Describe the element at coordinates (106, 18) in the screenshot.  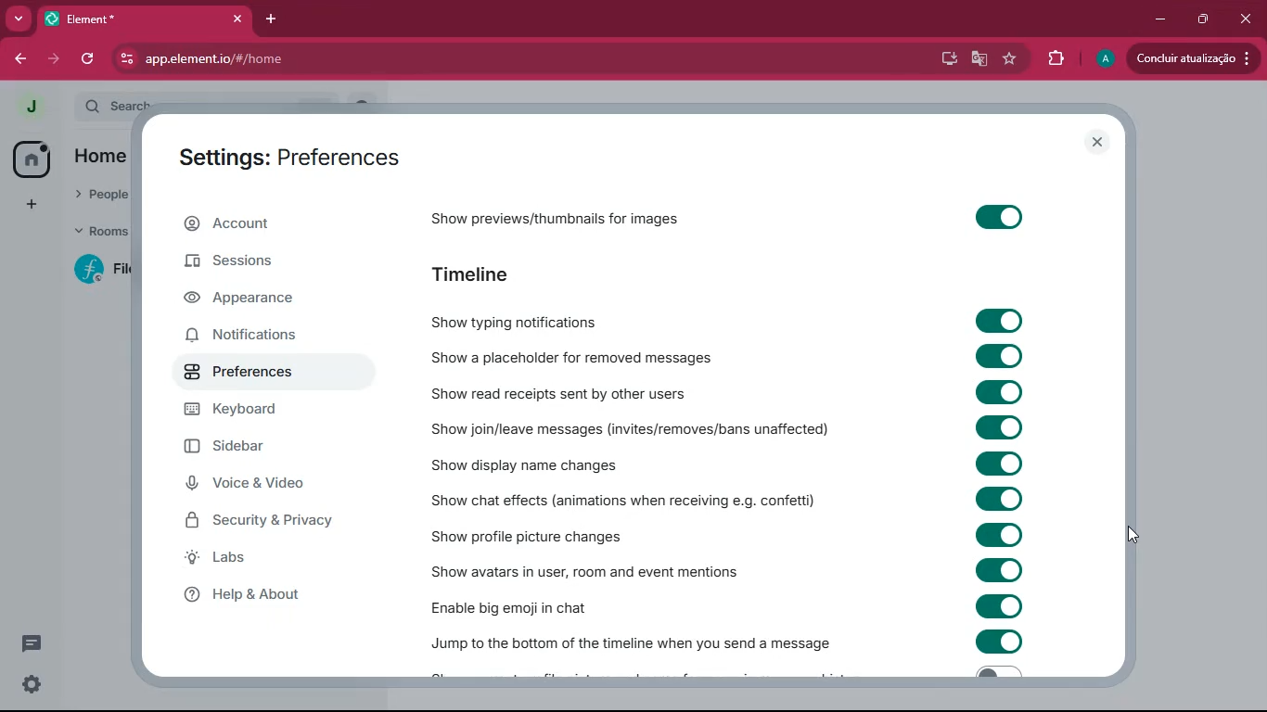
I see `element*` at that location.